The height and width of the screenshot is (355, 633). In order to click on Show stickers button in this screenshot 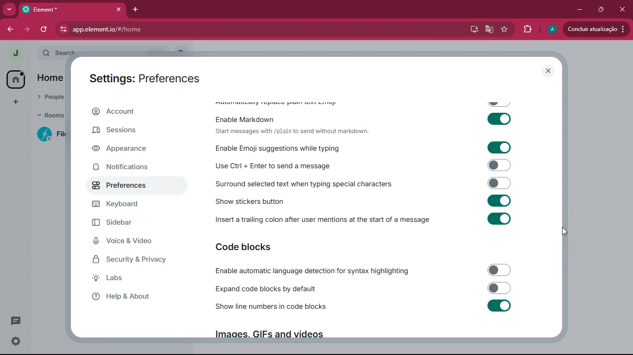, I will do `click(365, 201)`.